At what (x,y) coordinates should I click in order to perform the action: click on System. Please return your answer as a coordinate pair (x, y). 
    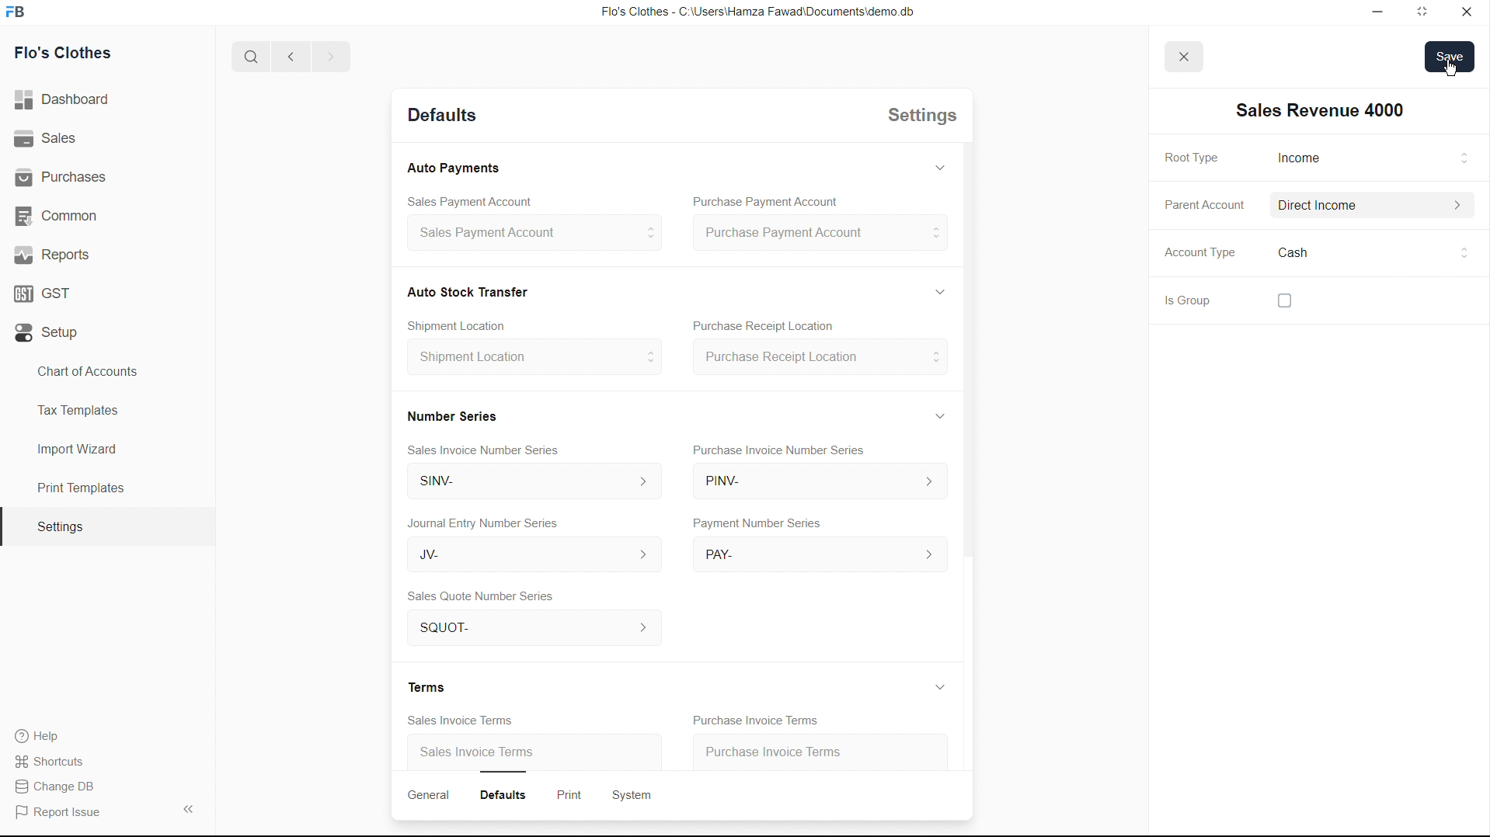
    Looking at the image, I should click on (636, 794).